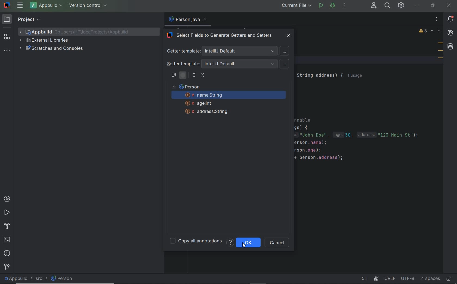 Image resolution: width=457 pixels, height=284 pixels. I want to click on notifications, so click(452, 19).